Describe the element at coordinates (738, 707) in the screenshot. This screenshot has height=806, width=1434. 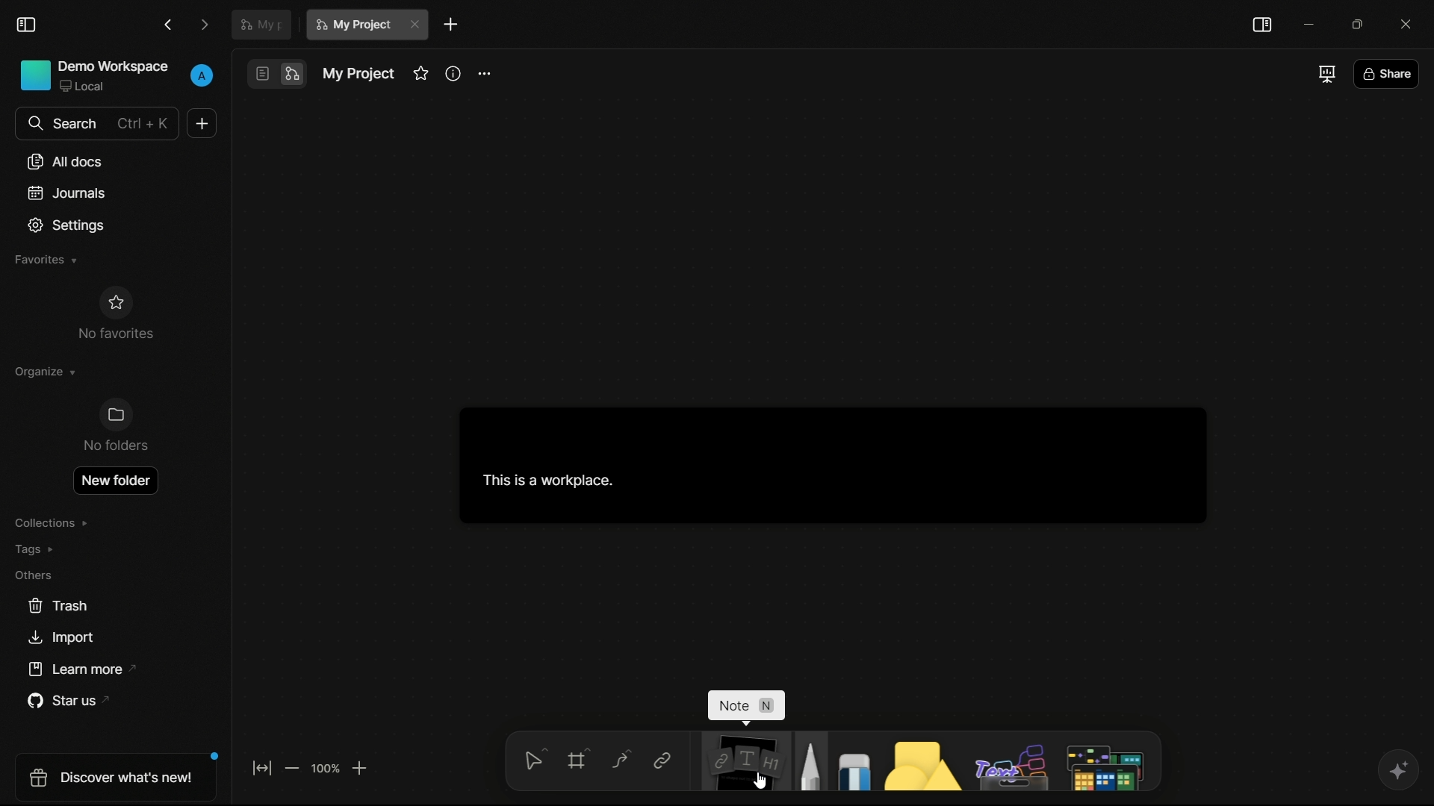
I see `note pop up` at that location.